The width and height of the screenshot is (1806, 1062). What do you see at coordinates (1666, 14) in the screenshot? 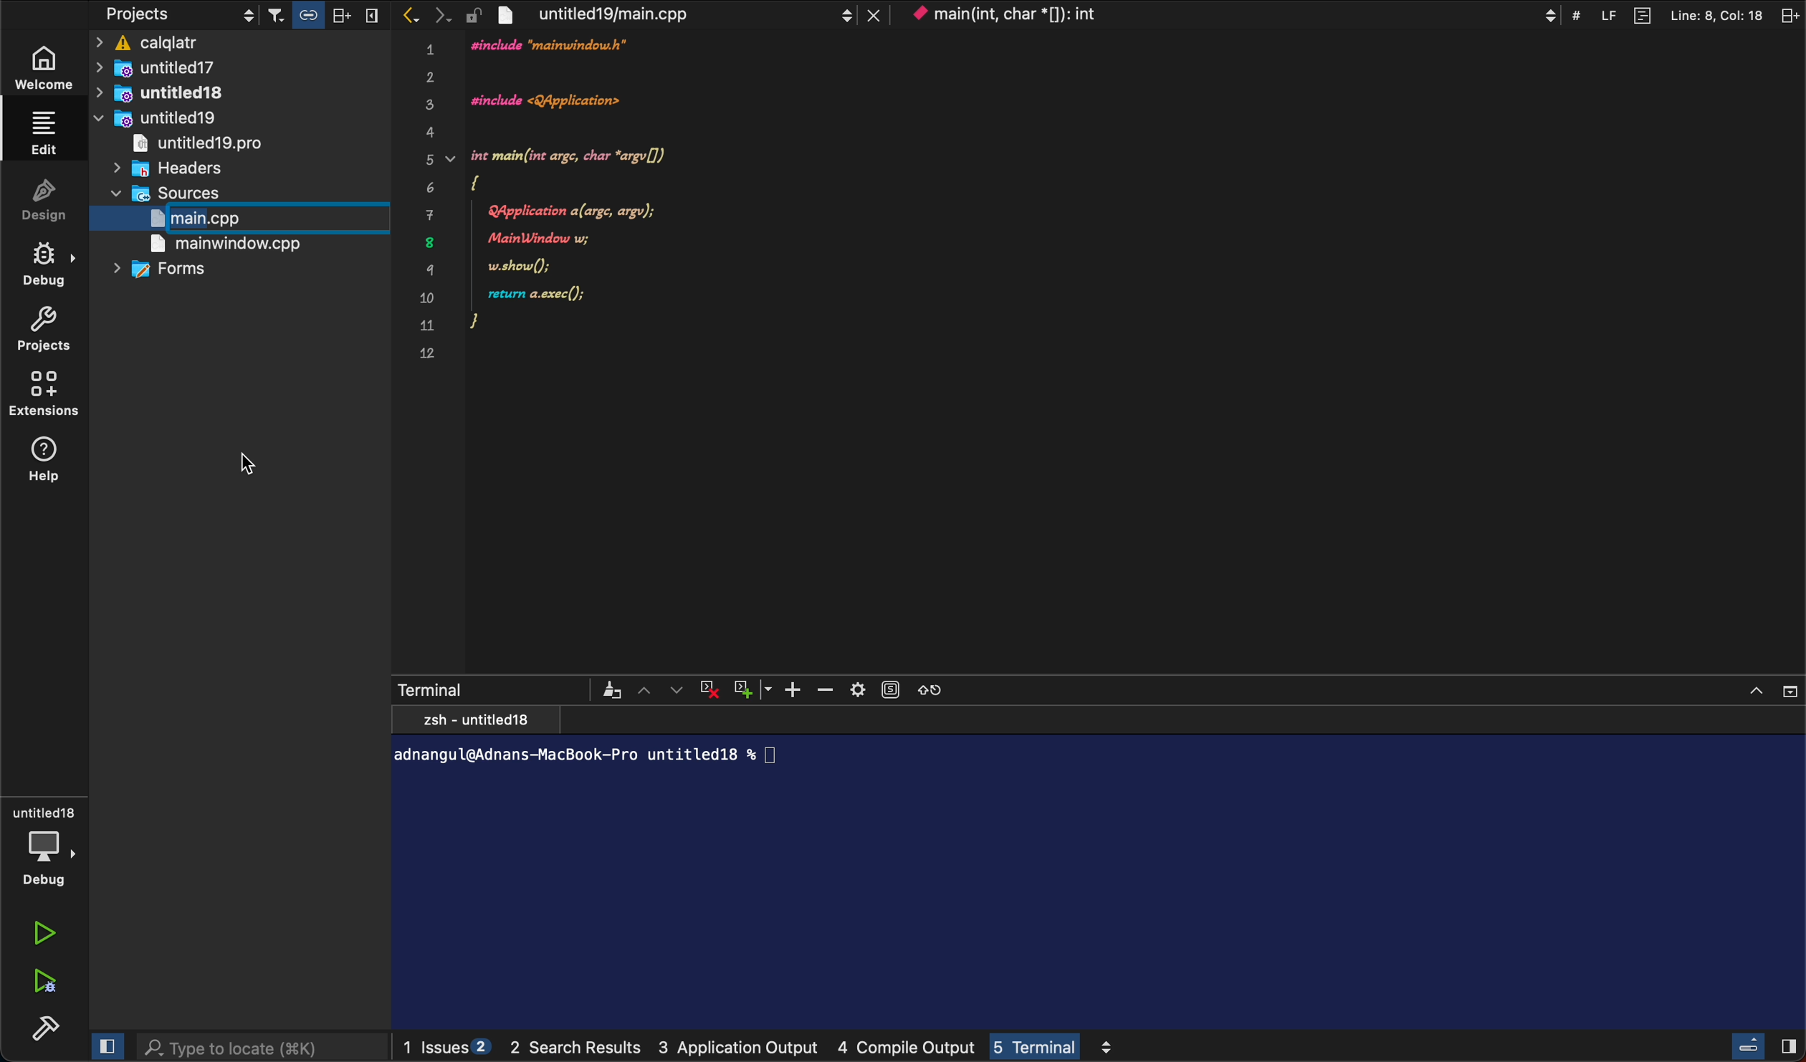
I see `file information` at bounding box center [1666, 14].